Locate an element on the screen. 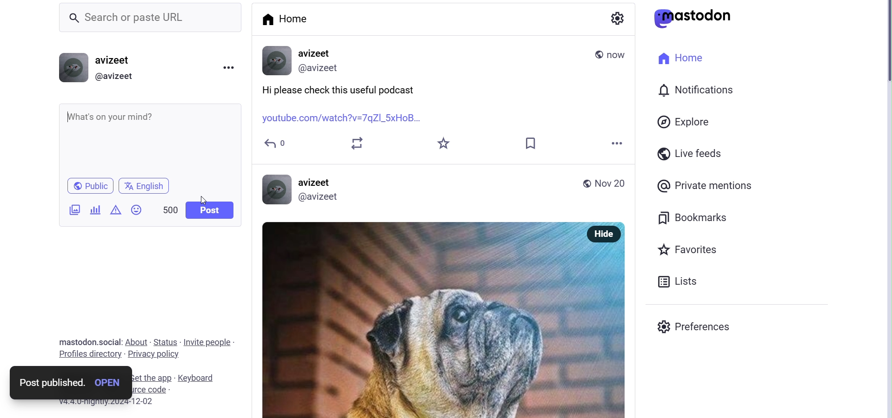 The width and height of the screenshot is (892, 418). lists is located at coordinates (680, 279).